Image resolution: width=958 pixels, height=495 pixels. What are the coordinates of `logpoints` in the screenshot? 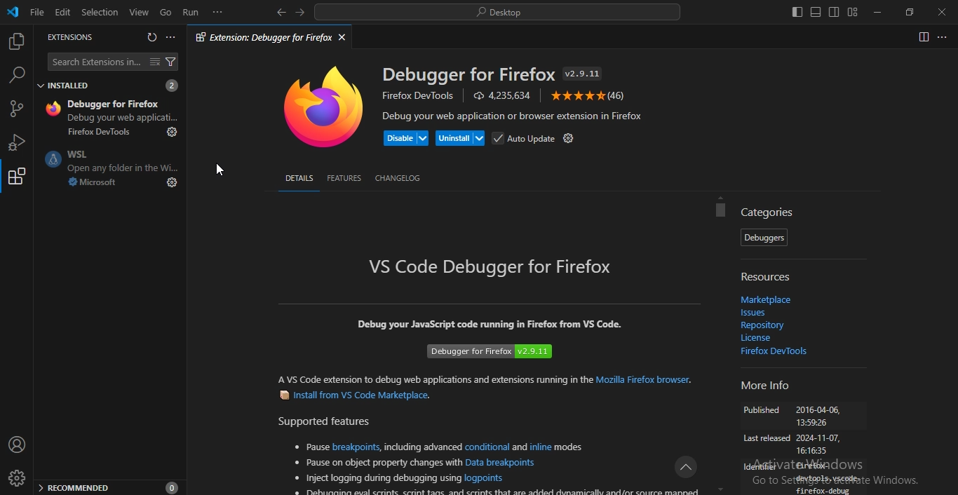 It's located at (483, 478).